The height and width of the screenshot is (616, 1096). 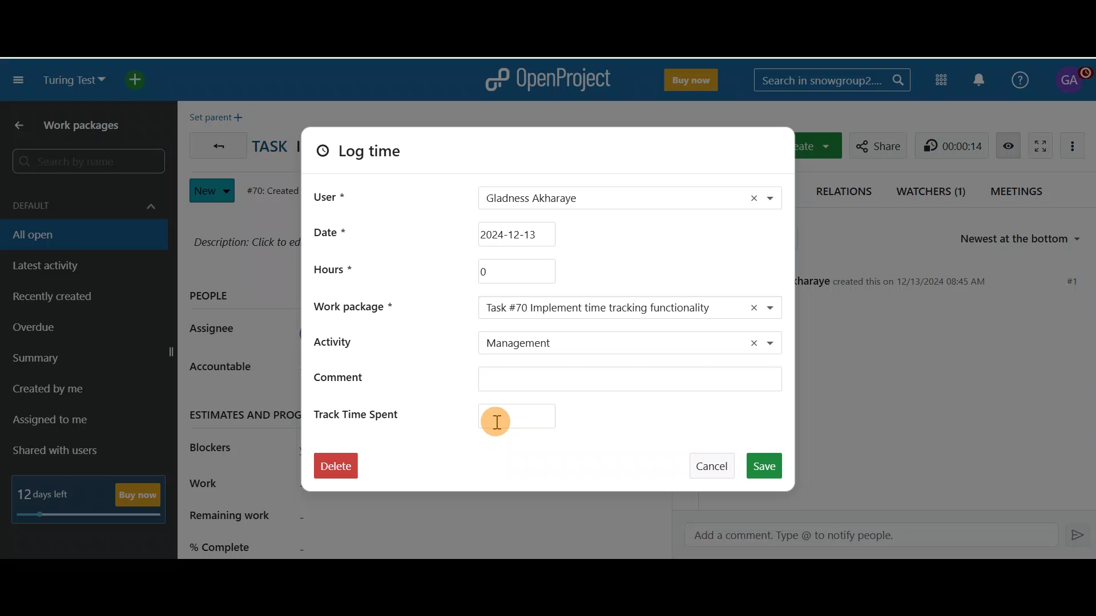 What do you see at coordinates (82, 200) in the screenshot?
I see `Default` at bounding box center [82, 200].